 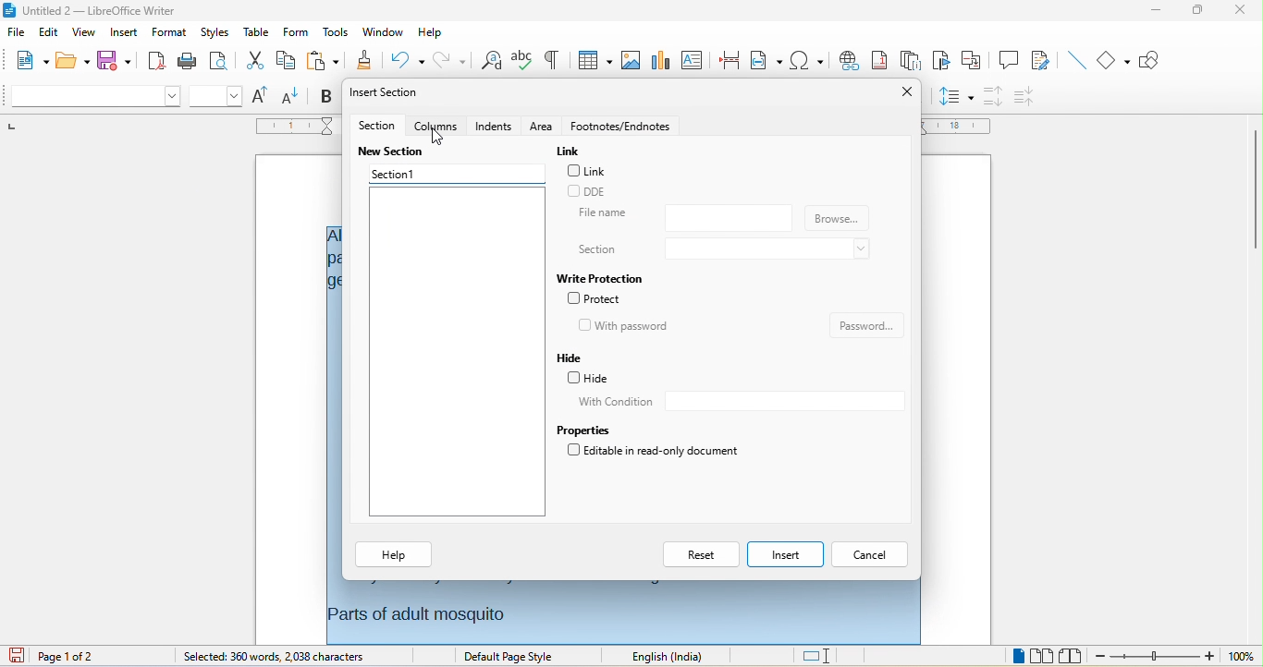 What do you see at coordinates (1079, 60) in the screenshot?
I see `insert line` at bounding box center [1079, 60].